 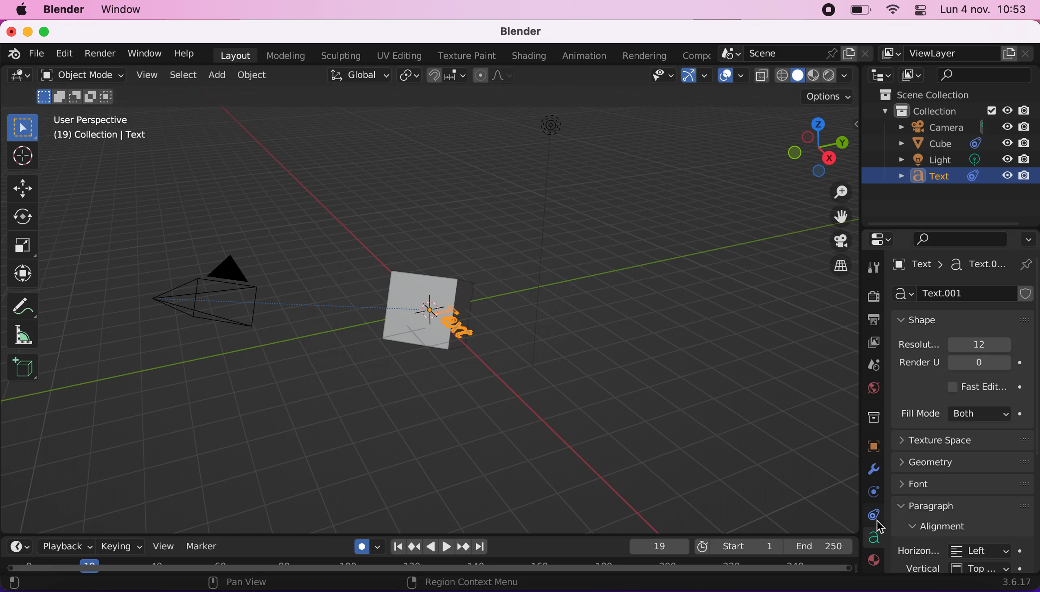 What do you see at coordinates (24, 11) in the screenshot?
I see `mac logo` at bounding box center [24, 11].